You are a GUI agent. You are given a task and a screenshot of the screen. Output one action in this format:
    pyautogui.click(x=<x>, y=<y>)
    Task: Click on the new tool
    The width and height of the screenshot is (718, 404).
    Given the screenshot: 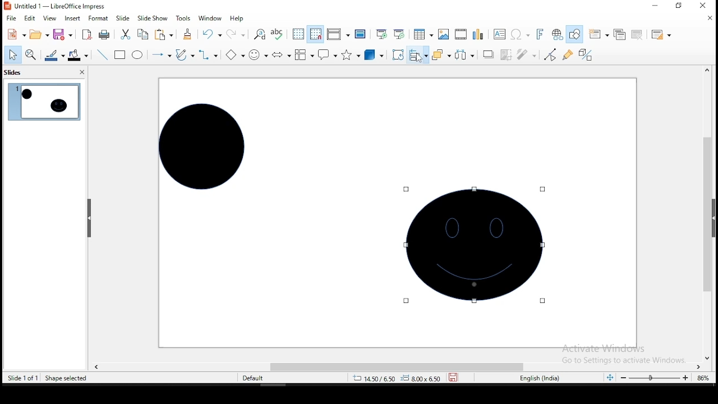 What is the action you would take?
    pyautogui.click(x=16, y=34)
    